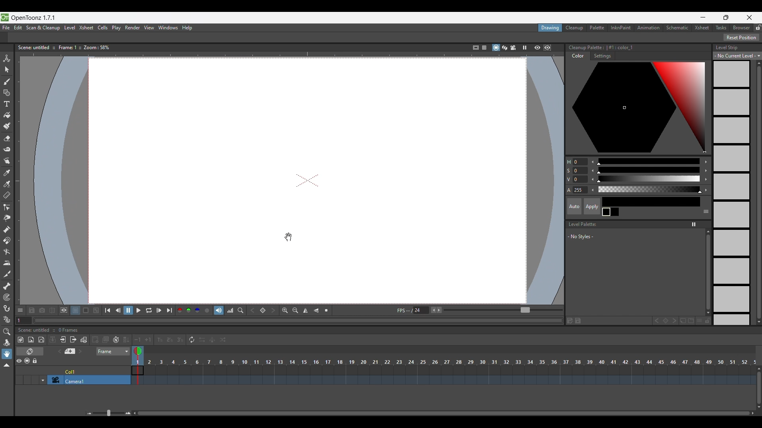 The image size is (762, 428). I want to click on Render, so click(133, 28).